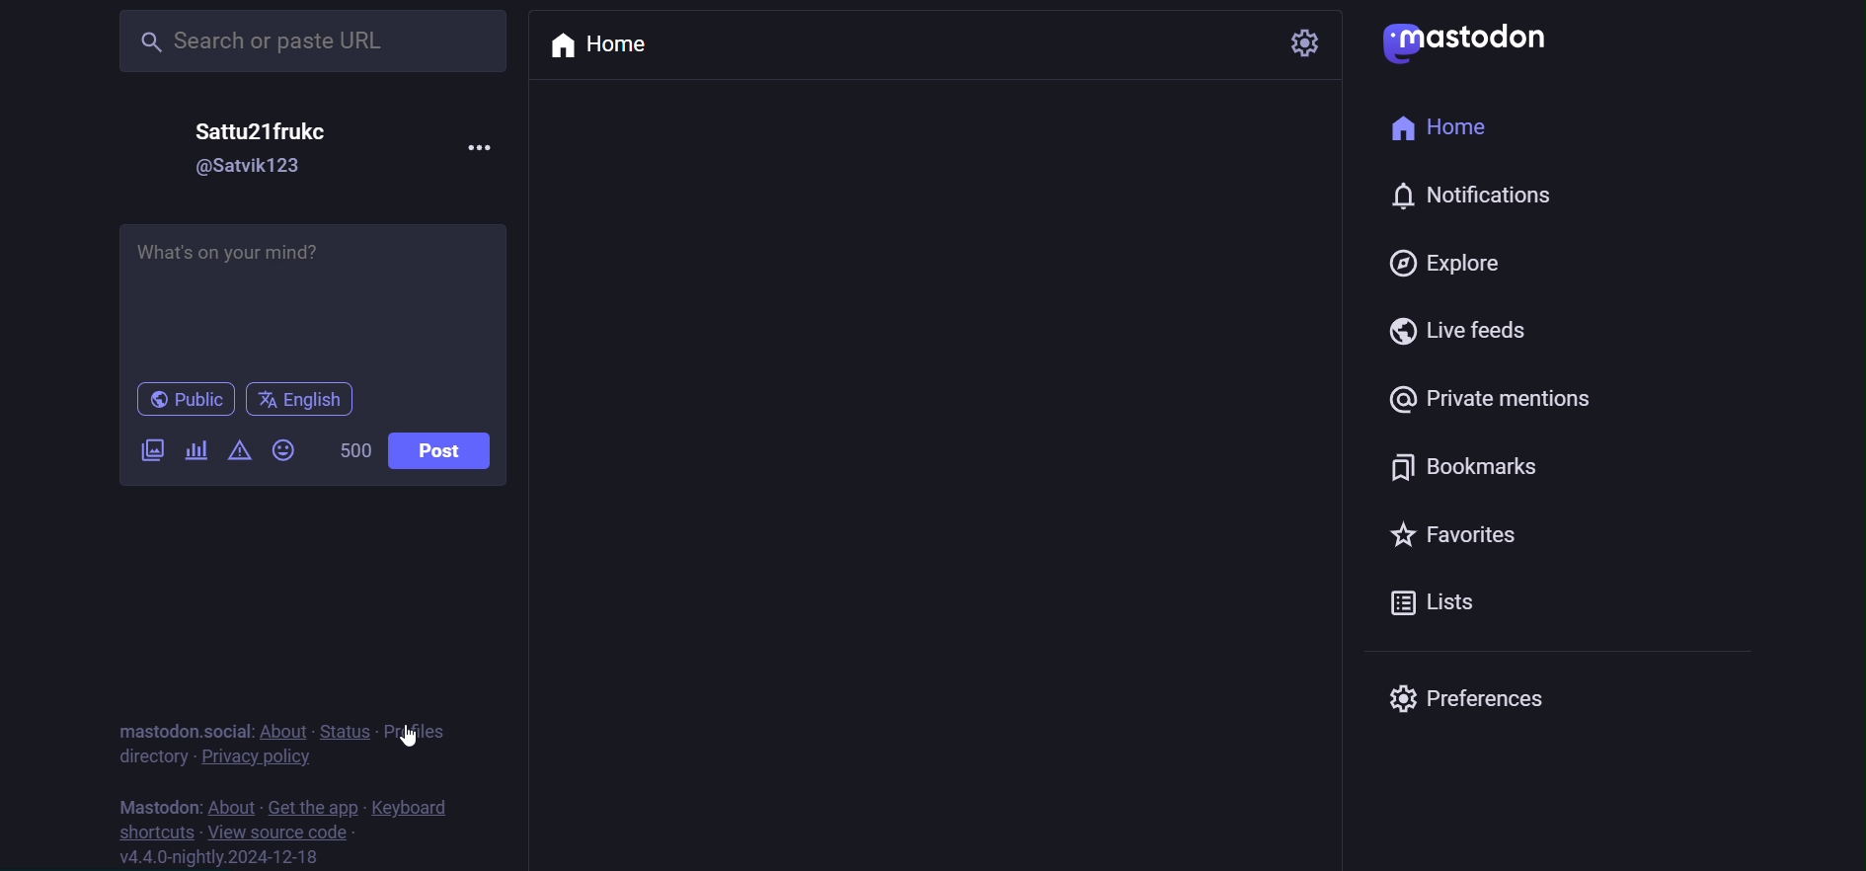  Describe the element at coordinates (153, 449) in the screenshot. I see `image/video` at that location.